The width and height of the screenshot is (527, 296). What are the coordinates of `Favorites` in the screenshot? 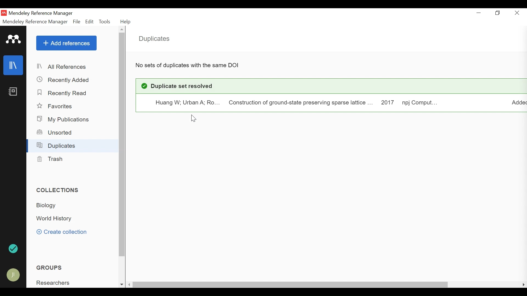 It's located at (55, 106).